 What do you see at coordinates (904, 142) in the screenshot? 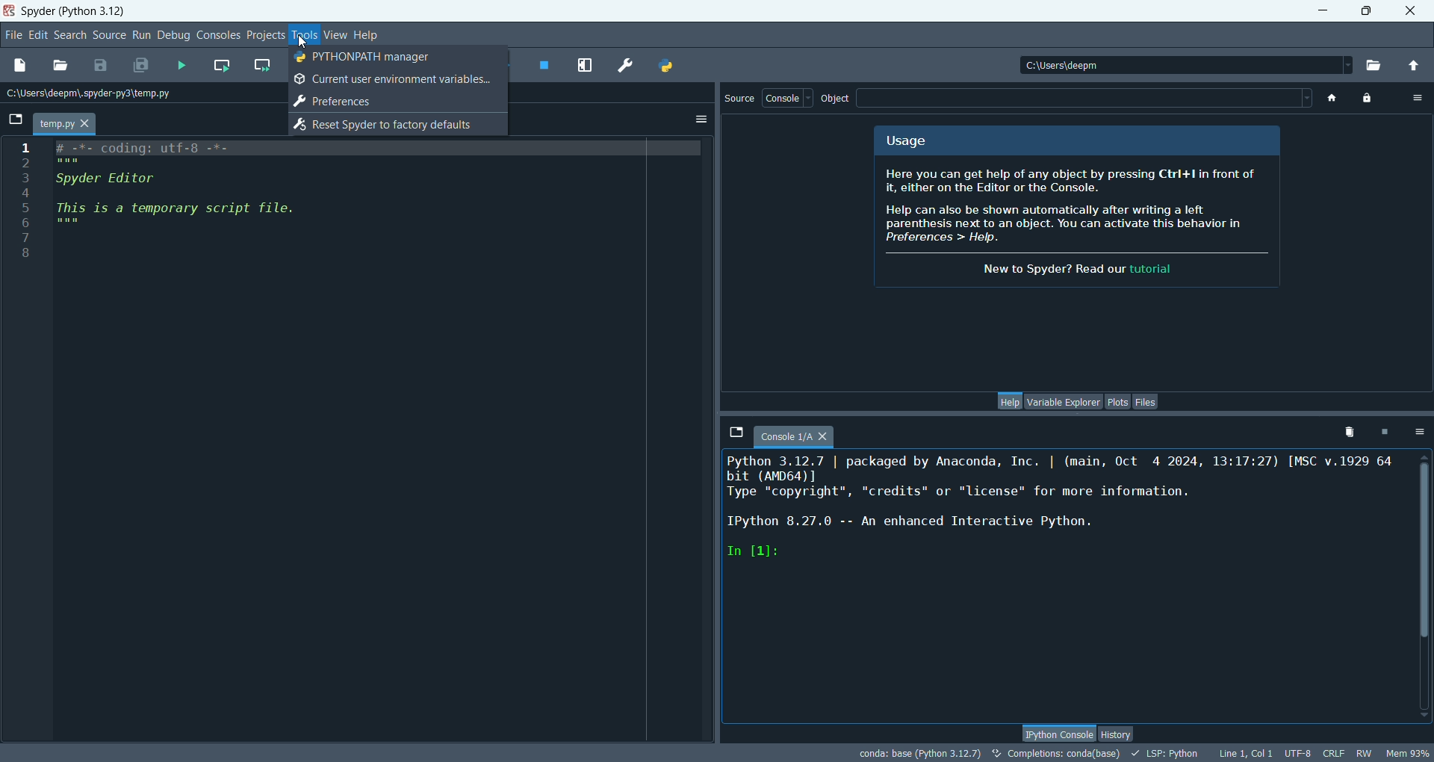
I see `usage` at bounding box center [904, 142].